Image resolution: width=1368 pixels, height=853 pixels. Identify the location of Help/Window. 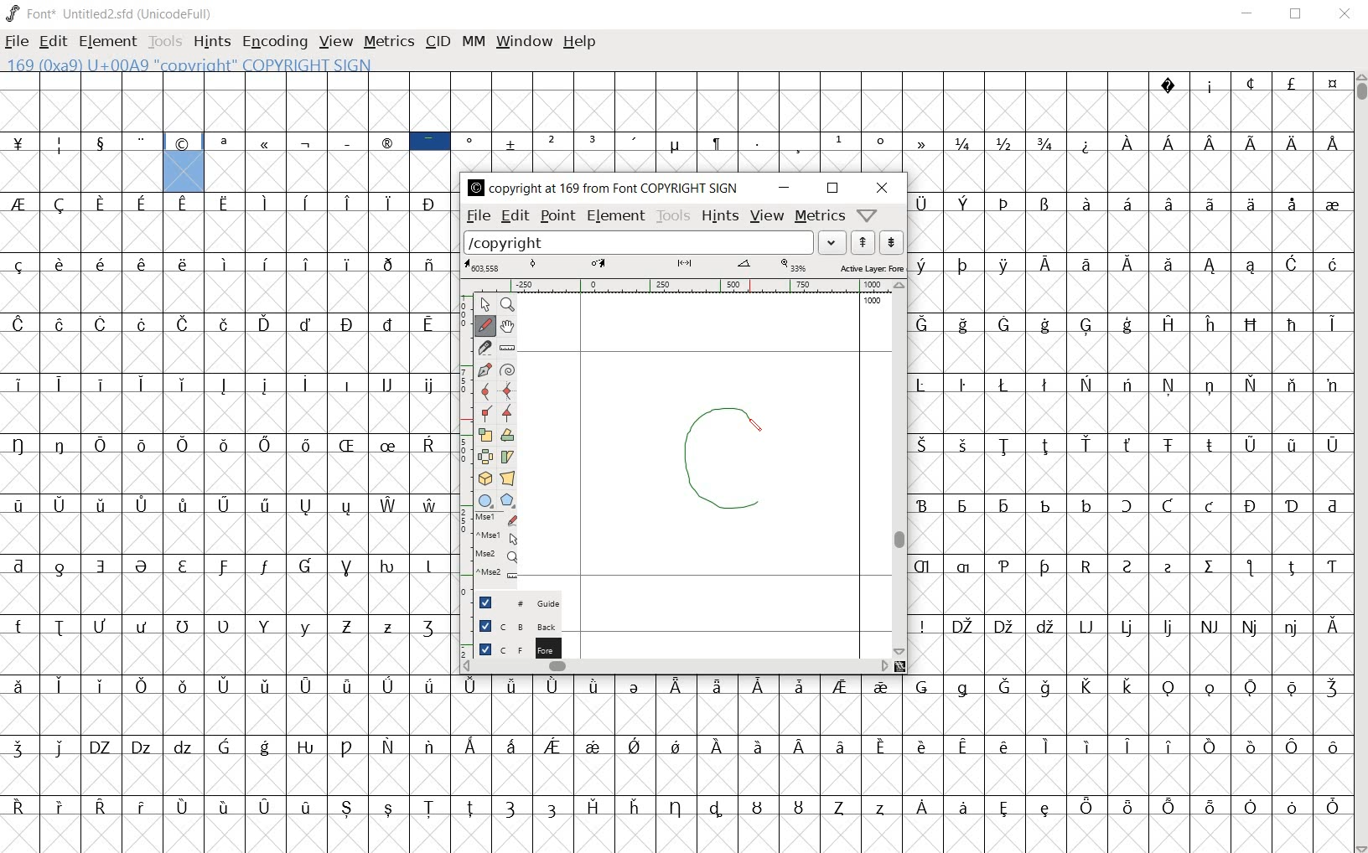
(869, 215).